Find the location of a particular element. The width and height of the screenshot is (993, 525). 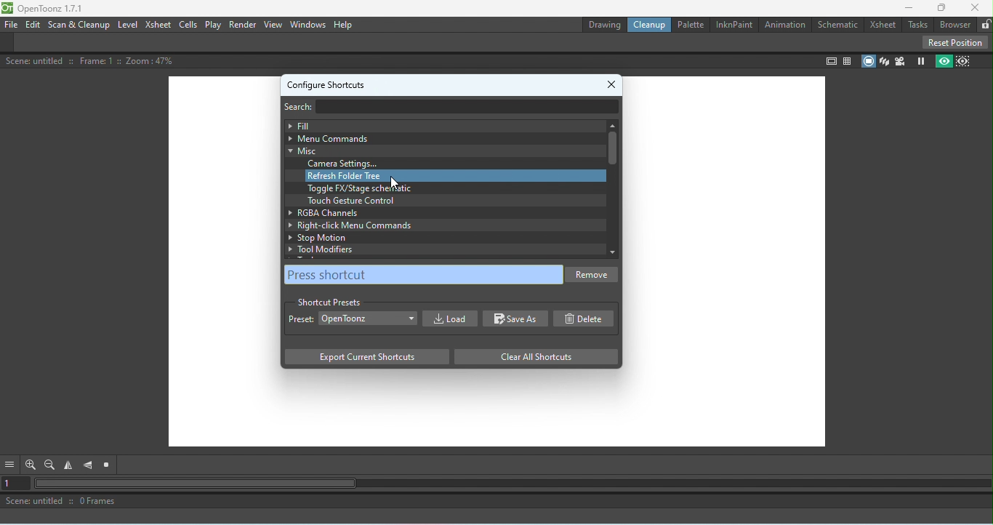

Zoom out is located at coordinates (49, 465).